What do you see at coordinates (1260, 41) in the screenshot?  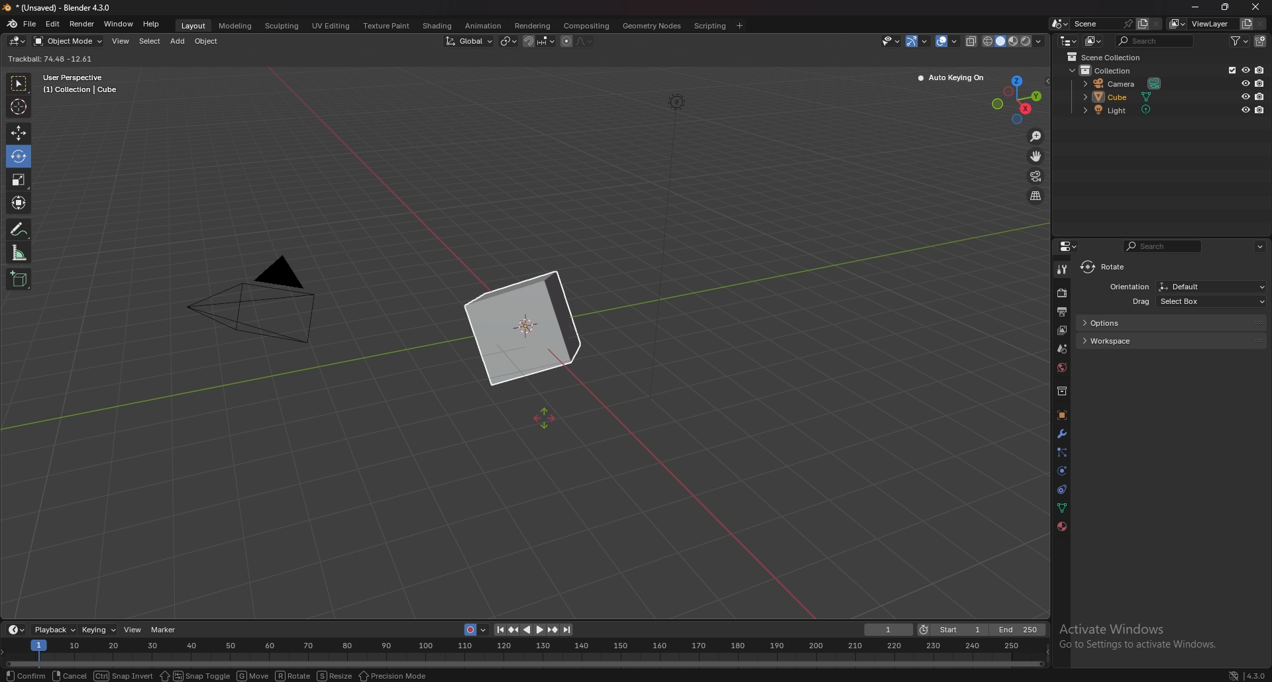 I see `add collection` at bounding box center [1260, 41].